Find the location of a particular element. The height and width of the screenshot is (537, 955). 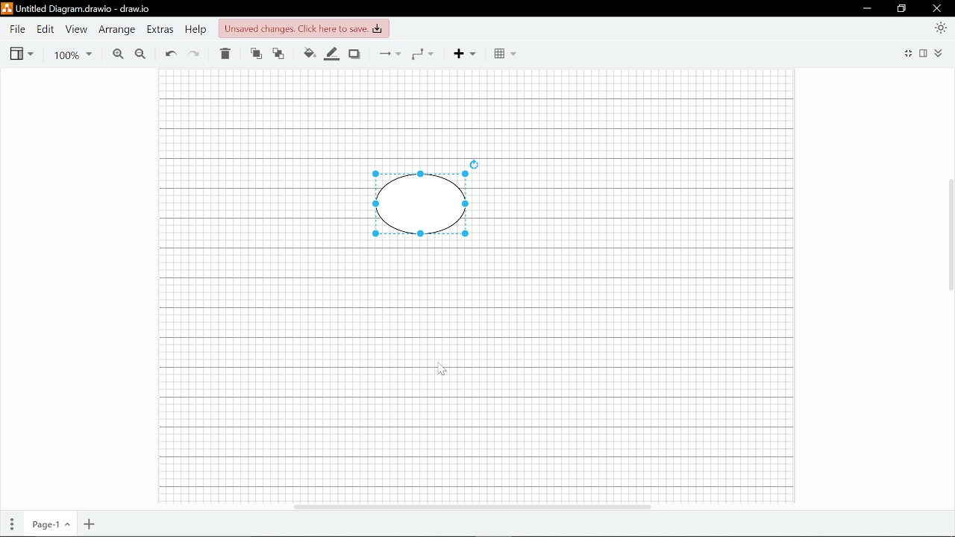

Delete is located at coordinates (225, 54).